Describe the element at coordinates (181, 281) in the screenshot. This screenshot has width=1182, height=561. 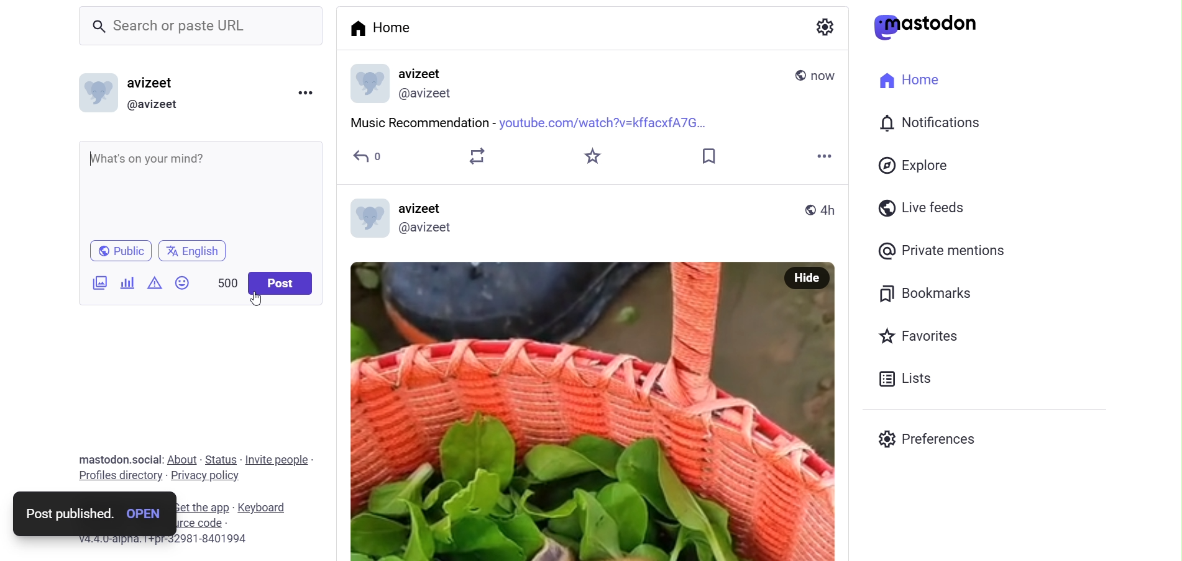
I see `Emojis` at that location.